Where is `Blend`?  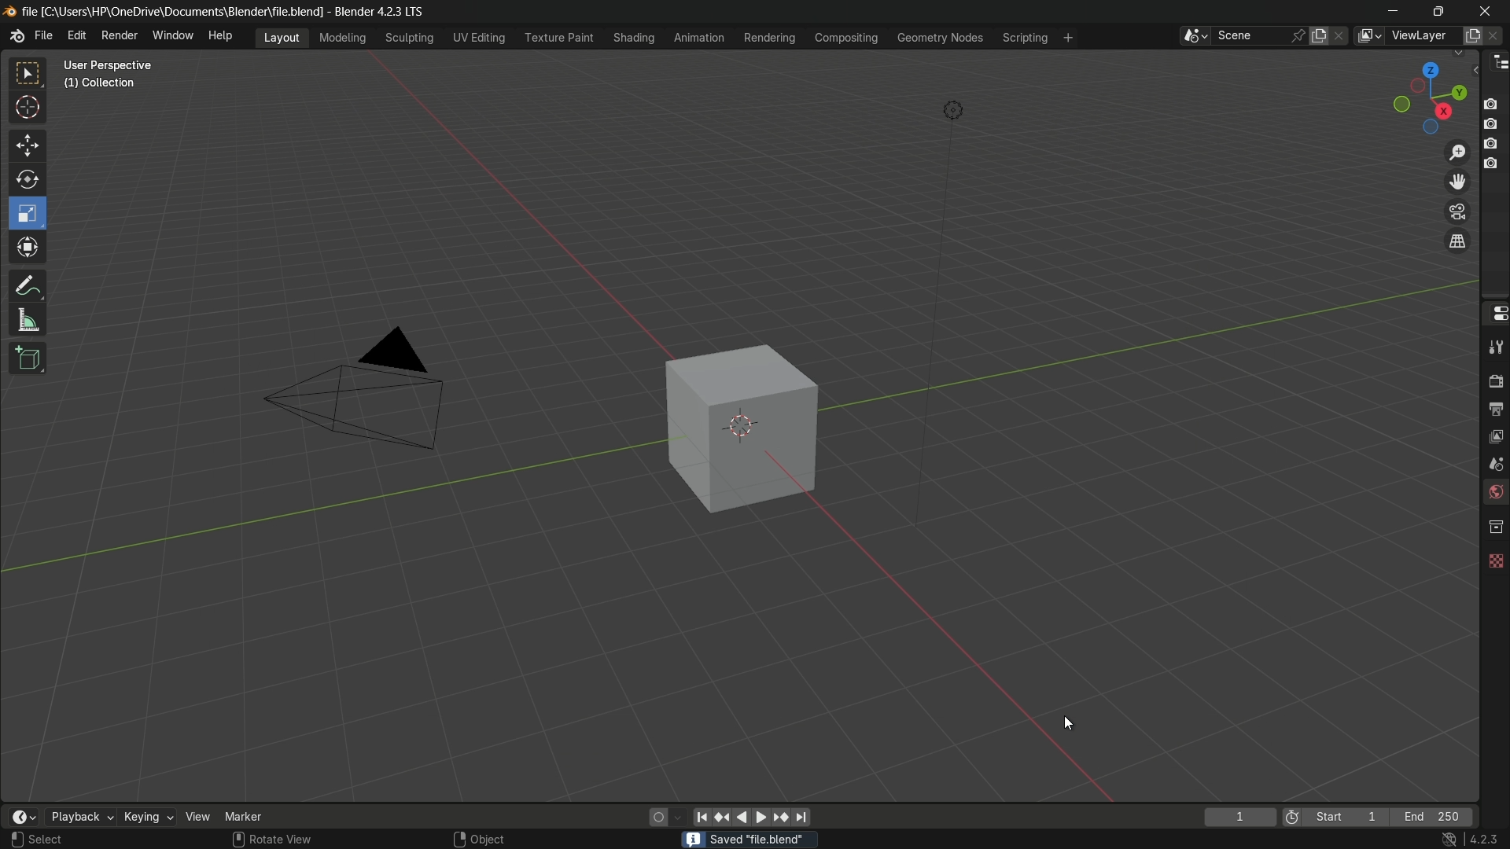 Blend is located at coordinates (9, 10).